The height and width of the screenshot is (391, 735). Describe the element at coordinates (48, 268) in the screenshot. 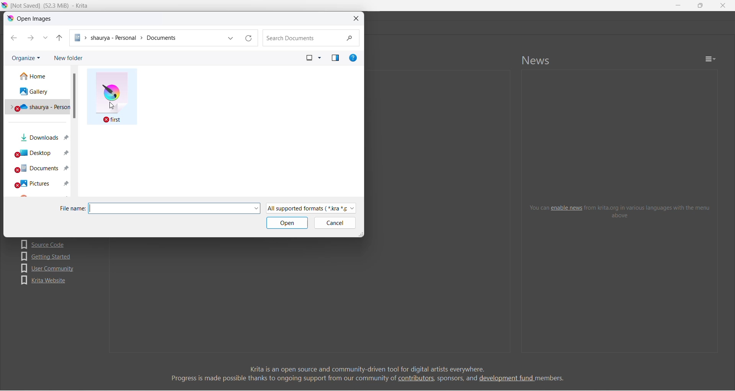

I see `user community` at that location.